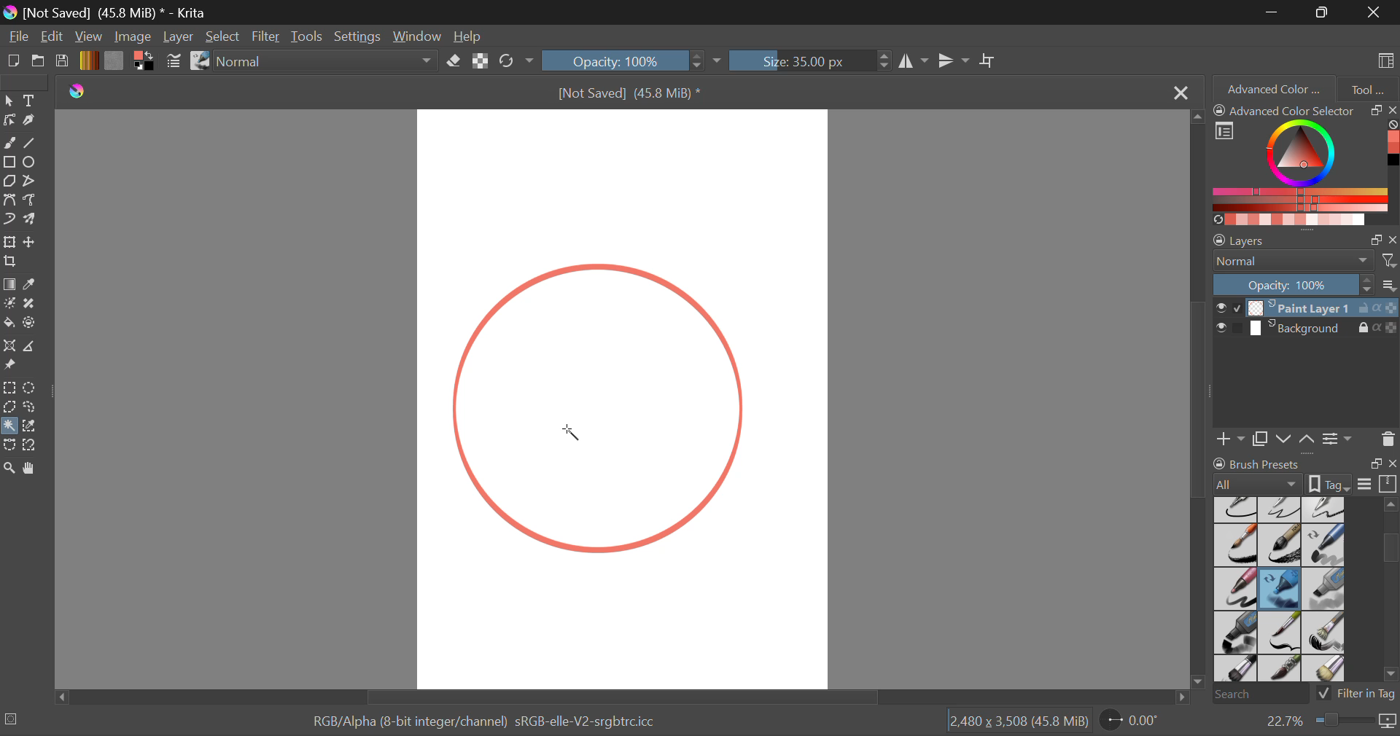  I want to click on Freehand Path Tool, so click(30, 199).